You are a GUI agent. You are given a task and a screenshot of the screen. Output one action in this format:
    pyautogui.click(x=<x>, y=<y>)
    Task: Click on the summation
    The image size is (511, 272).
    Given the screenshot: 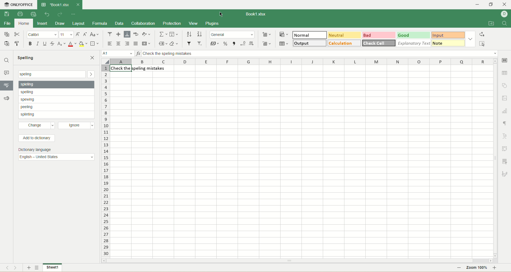 What is the action you would take?
    pyautogui.click(x=163, y=34)
    